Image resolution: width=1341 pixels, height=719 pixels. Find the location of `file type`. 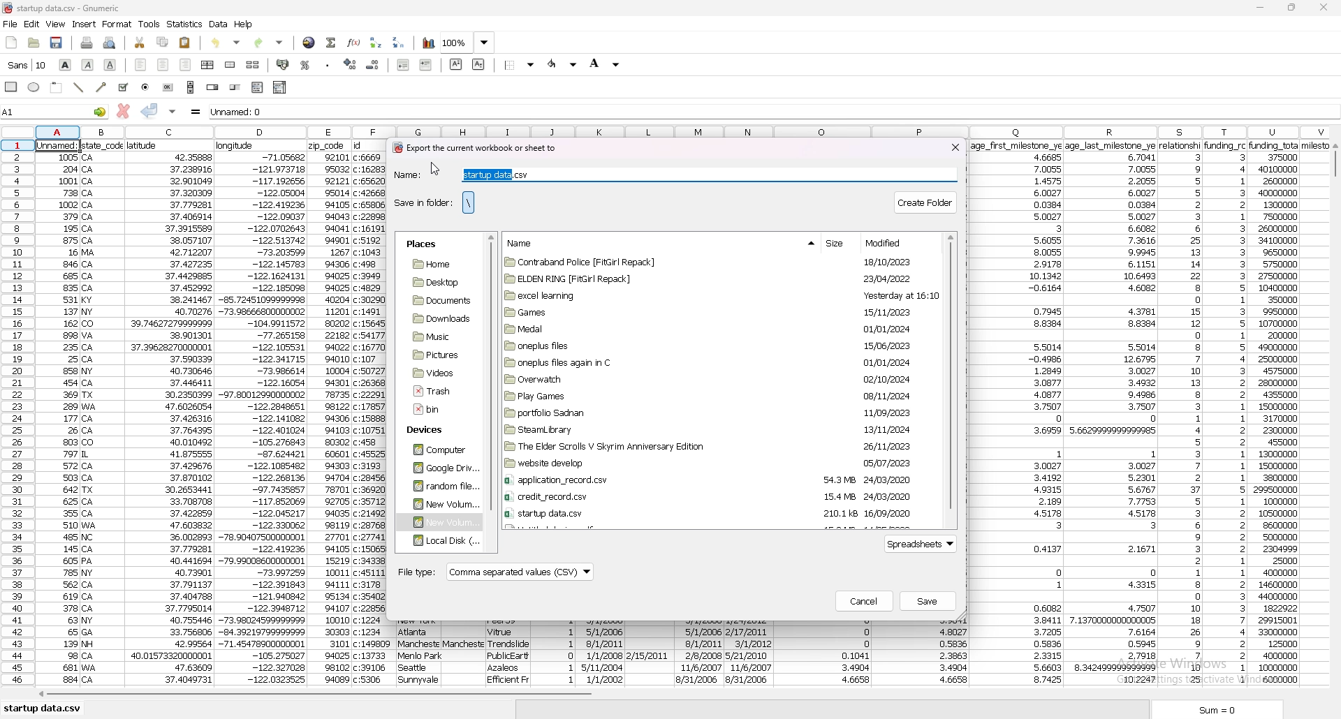

file type is located at coordinates (494, 573).